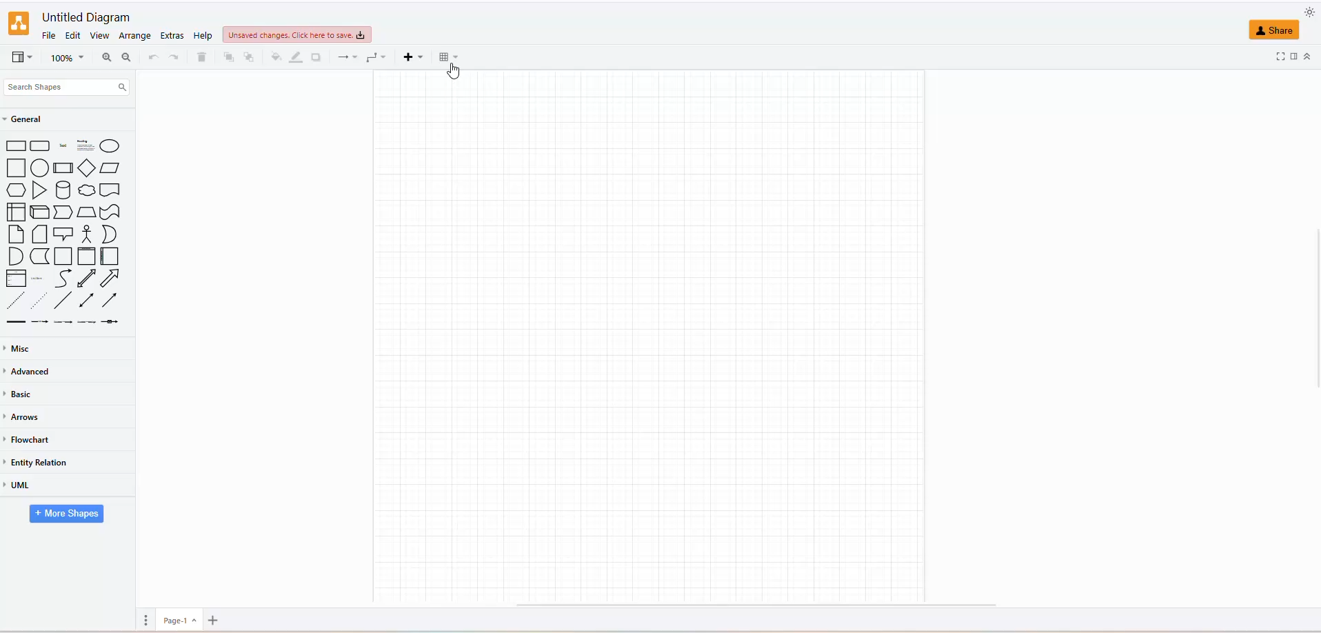 This screenshot has width=1321, height=633. What do you see at coordinates (16, 23) in the screenshot?
I see `logo` at bounding box center [16, 23].